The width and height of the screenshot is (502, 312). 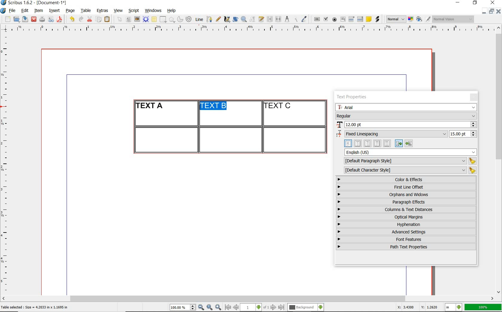 I want to click on font style, so click(x=406, y=116).